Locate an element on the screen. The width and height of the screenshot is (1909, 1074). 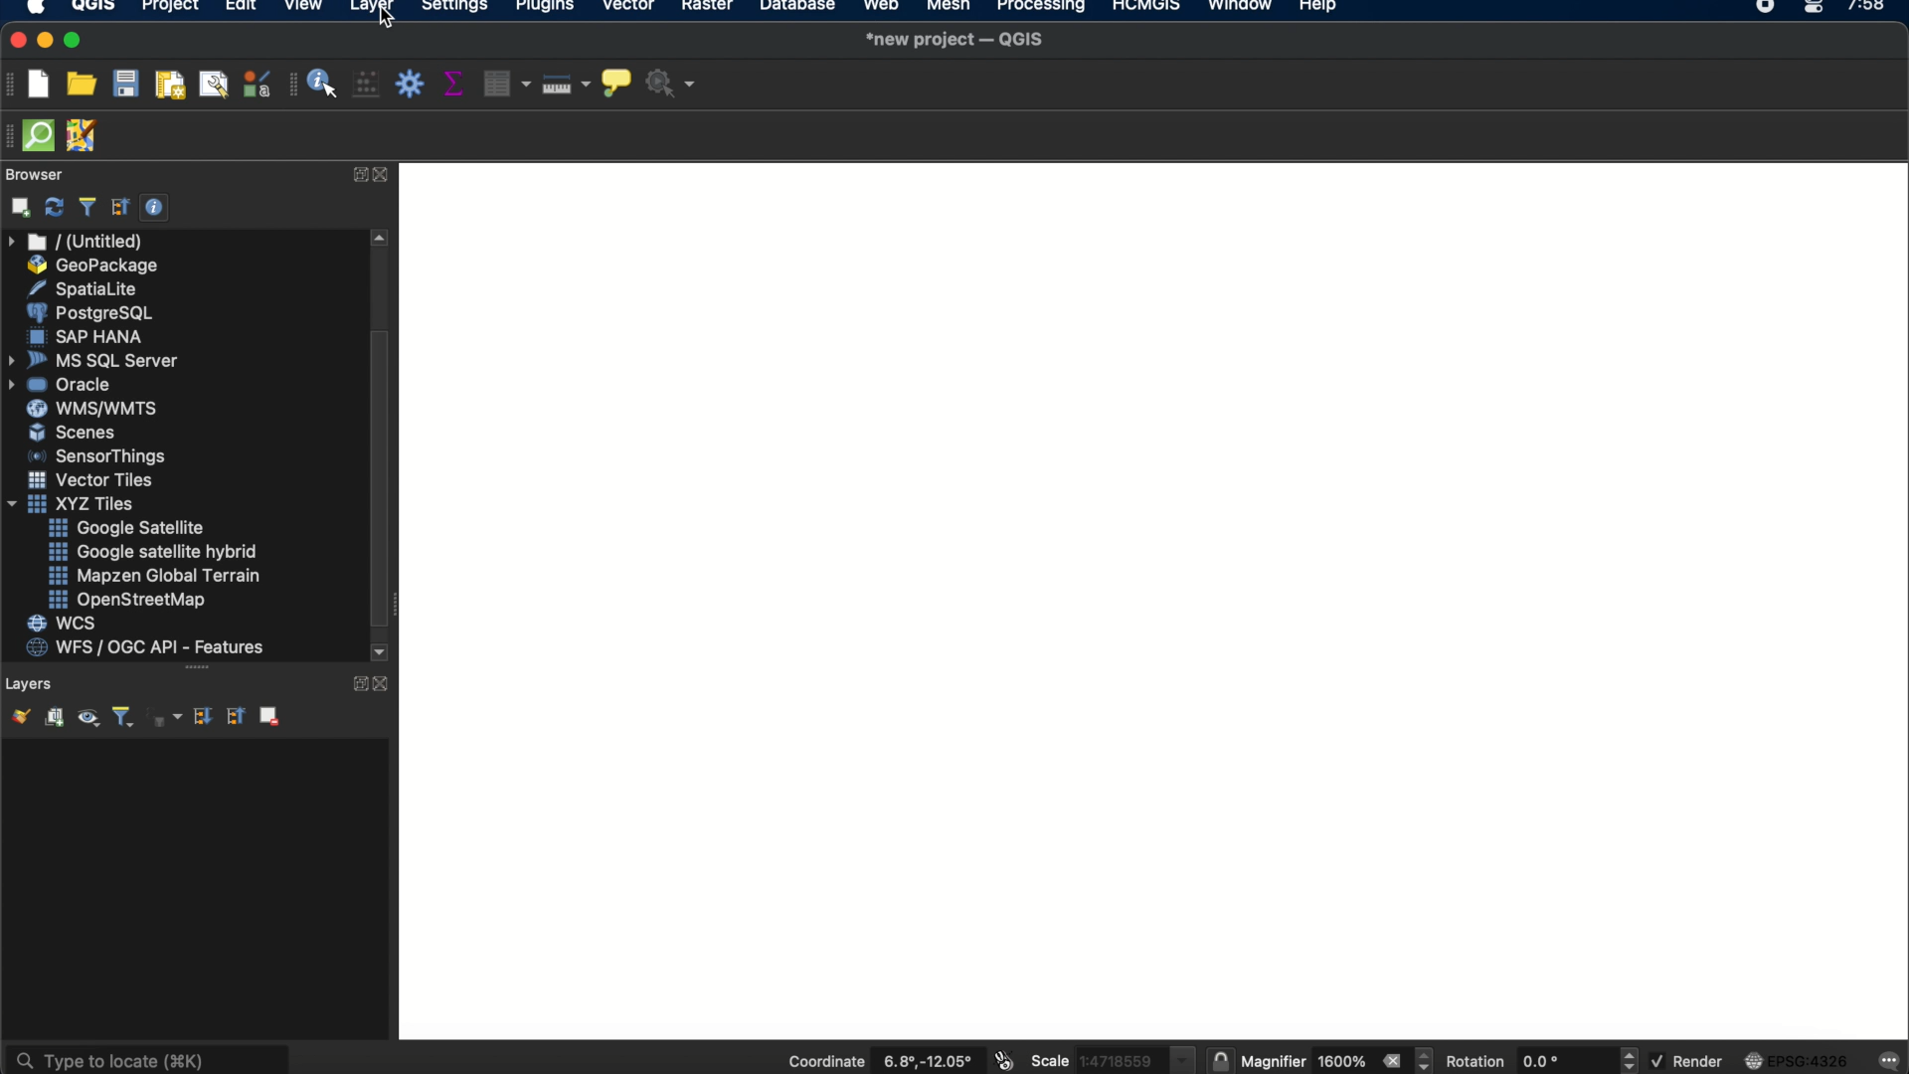
collapse all is located at coordinates (234, 715).